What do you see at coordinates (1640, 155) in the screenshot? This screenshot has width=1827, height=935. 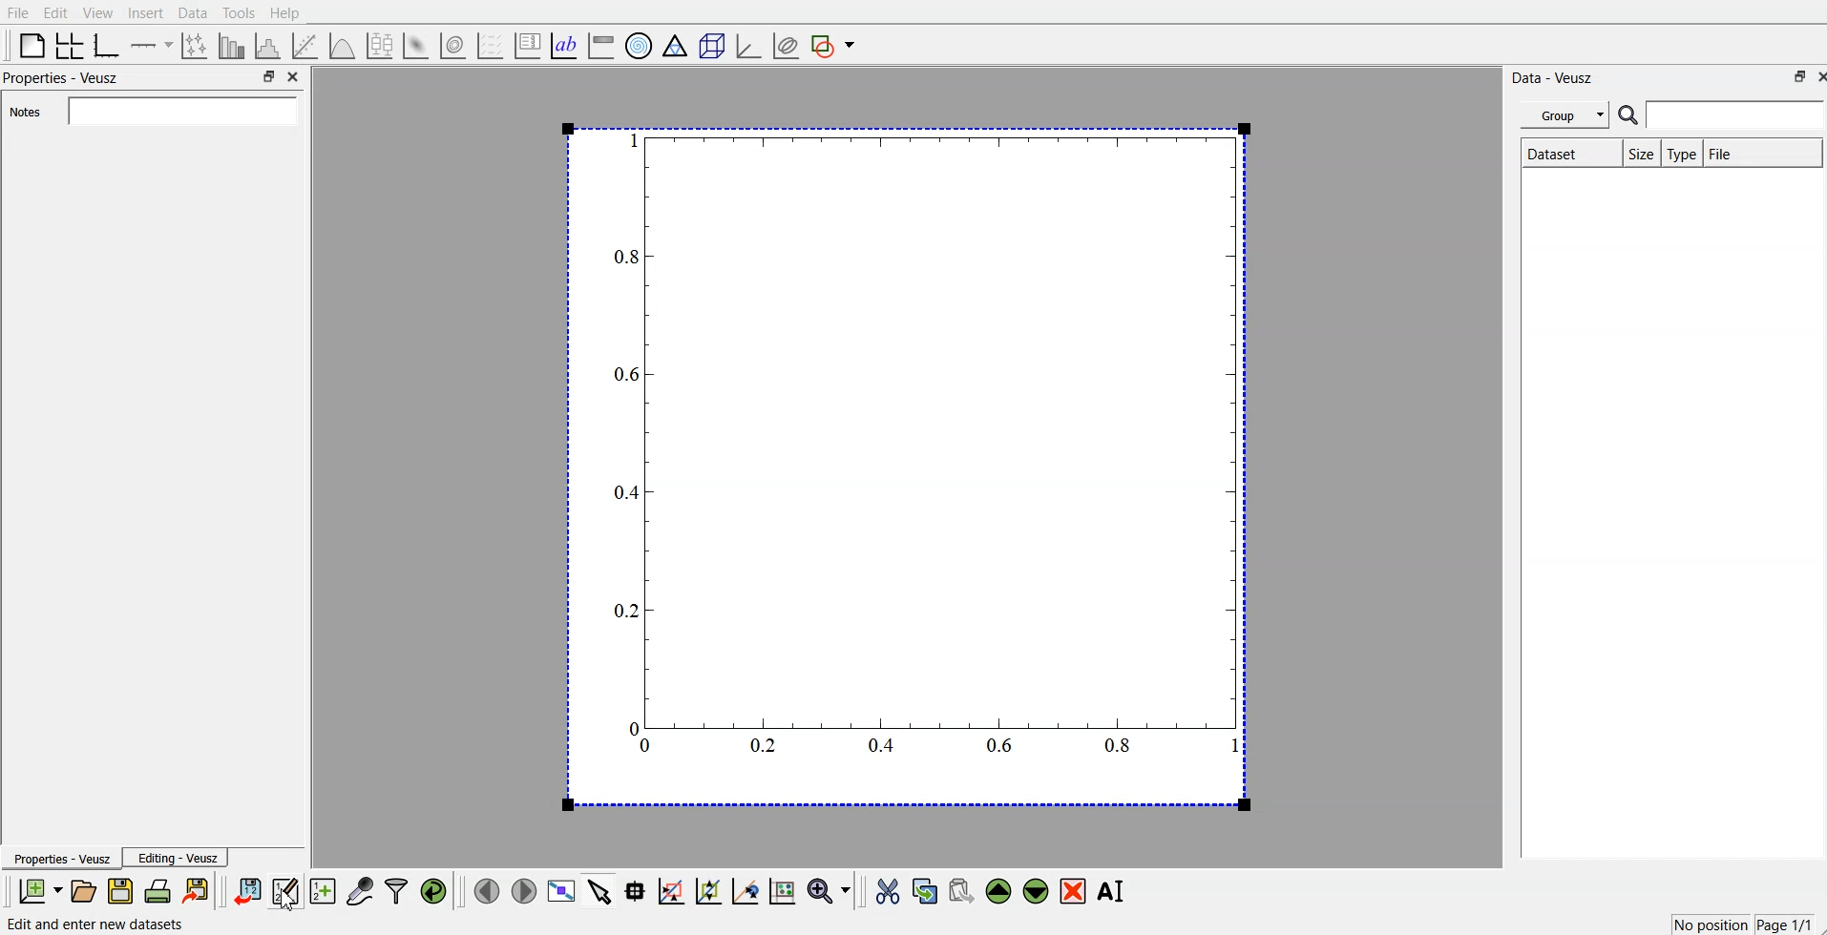 I see `Size` at bounding box center [1640, 155].